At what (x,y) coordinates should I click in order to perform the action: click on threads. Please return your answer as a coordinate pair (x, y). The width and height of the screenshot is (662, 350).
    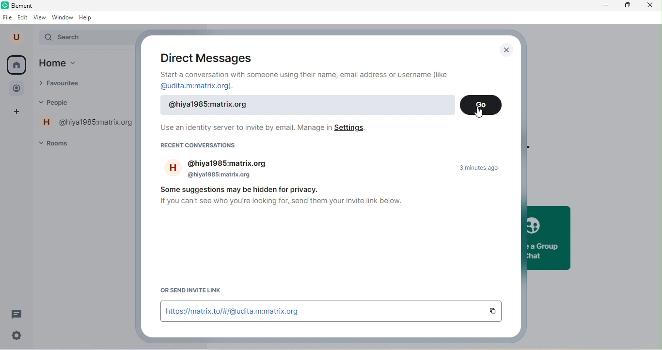
    Looking at the image, I should click on (17, 314).